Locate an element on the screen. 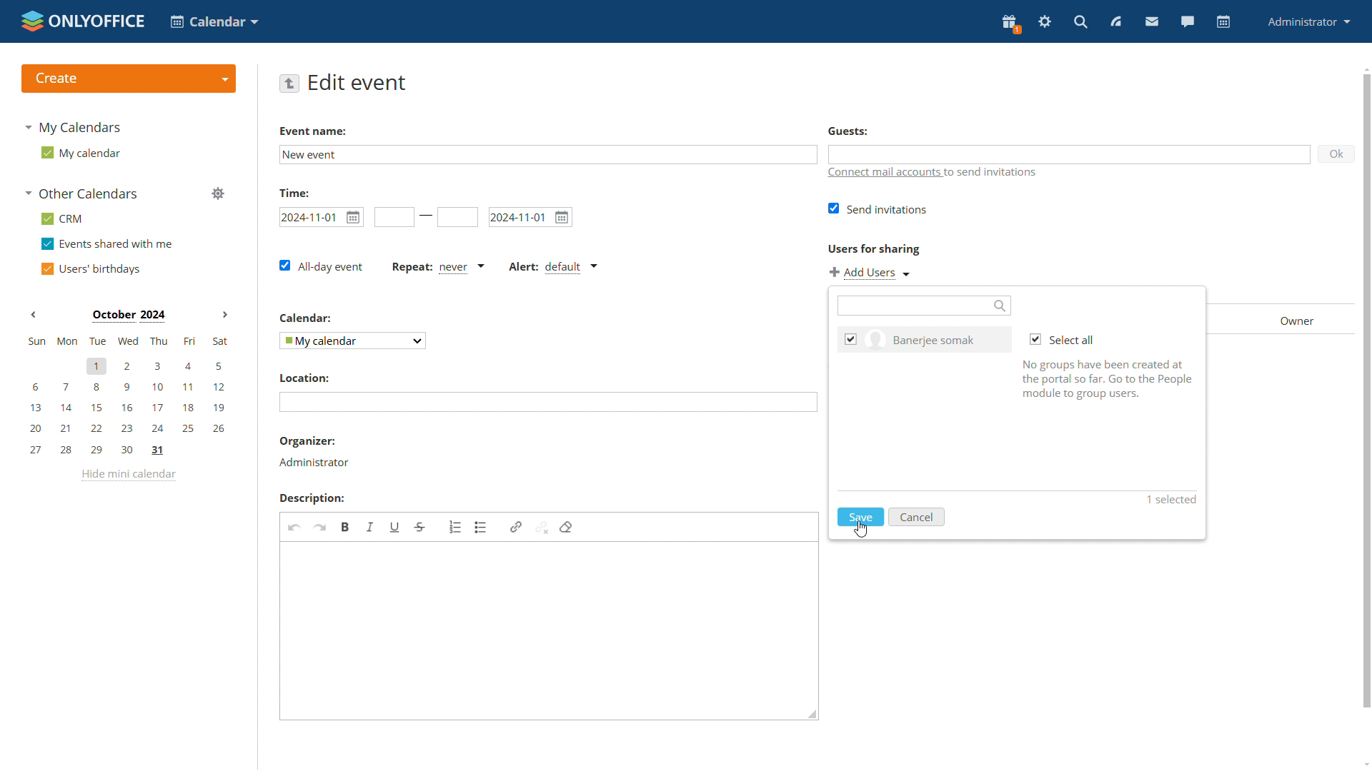 The image size is (1372, 771). organiser is located at coordinates (307, 441).